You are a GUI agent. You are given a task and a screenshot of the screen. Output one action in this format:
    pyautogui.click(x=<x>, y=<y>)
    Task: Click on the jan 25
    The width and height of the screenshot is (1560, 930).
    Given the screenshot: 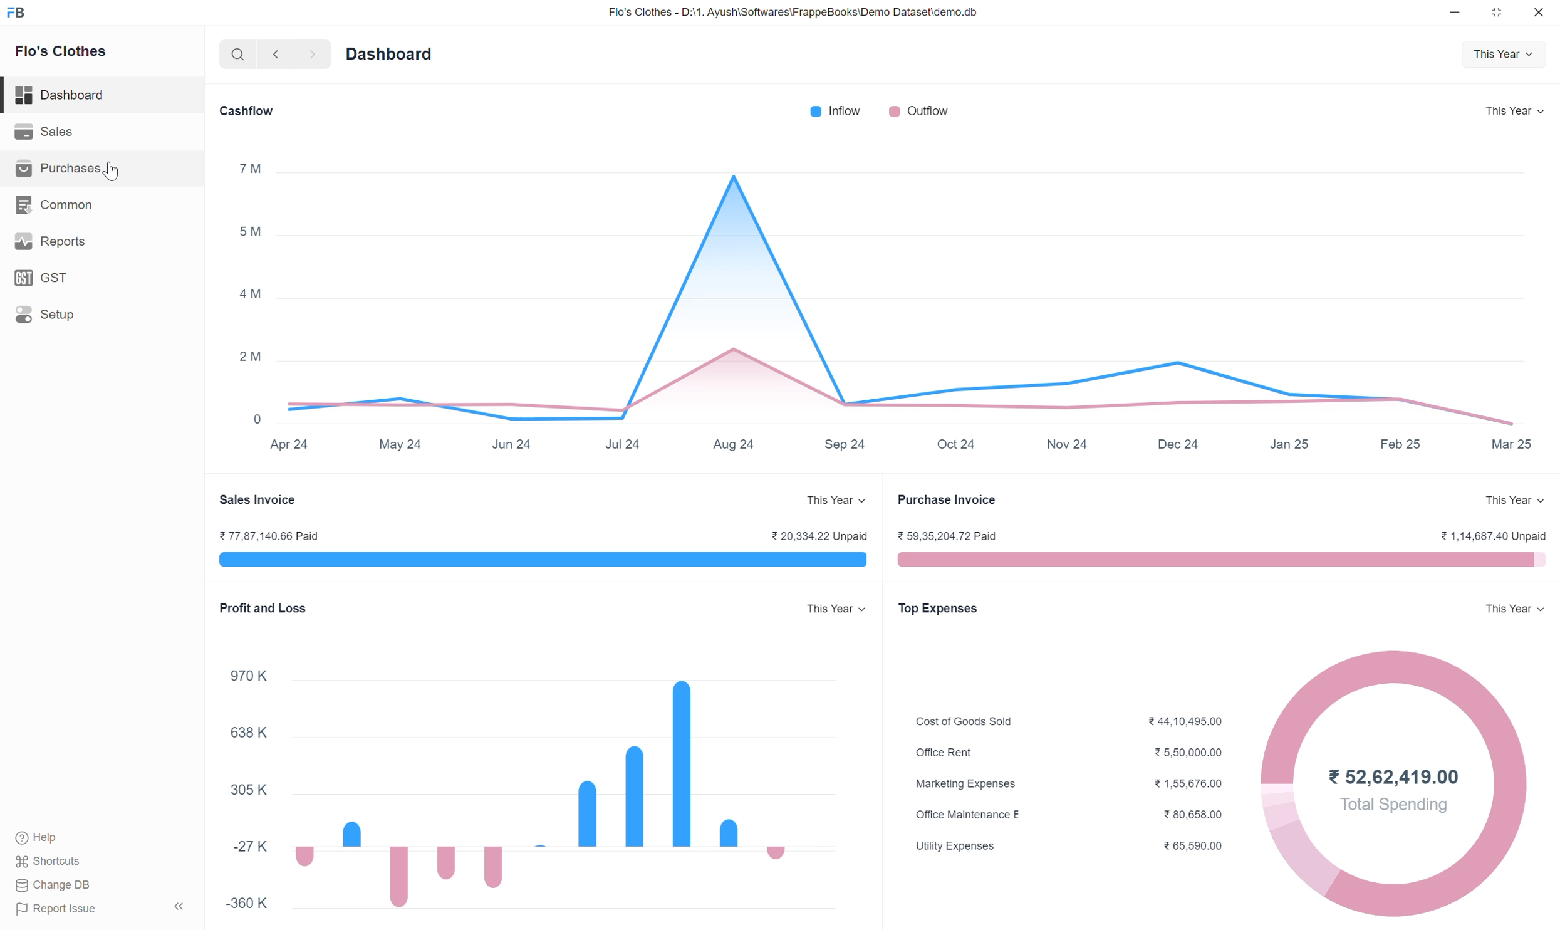 What is the action you would take?
    pyautogui.click(x=1290, y=442)
    